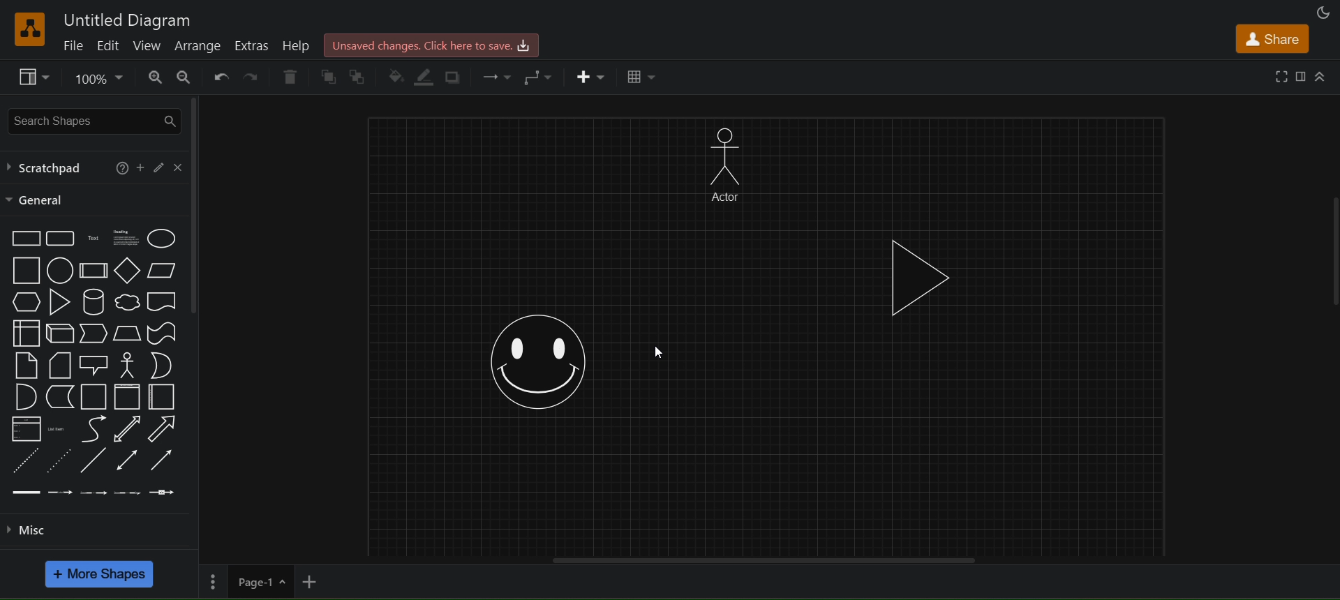 Image resolution: width=1340 pixels, height=600 pixels. Describe the element at coordinates (58, 427) in the screenshot. I see `list items` at that location.